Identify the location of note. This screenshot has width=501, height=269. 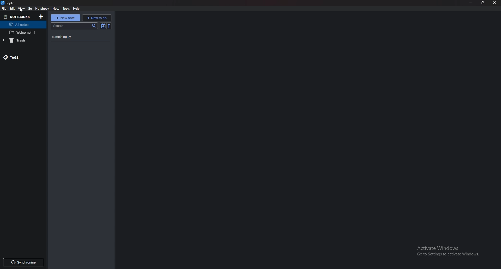
(56, 8).